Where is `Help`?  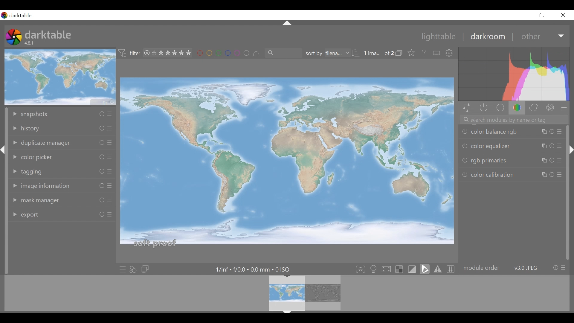 Help is located at coordinates (424, 53).